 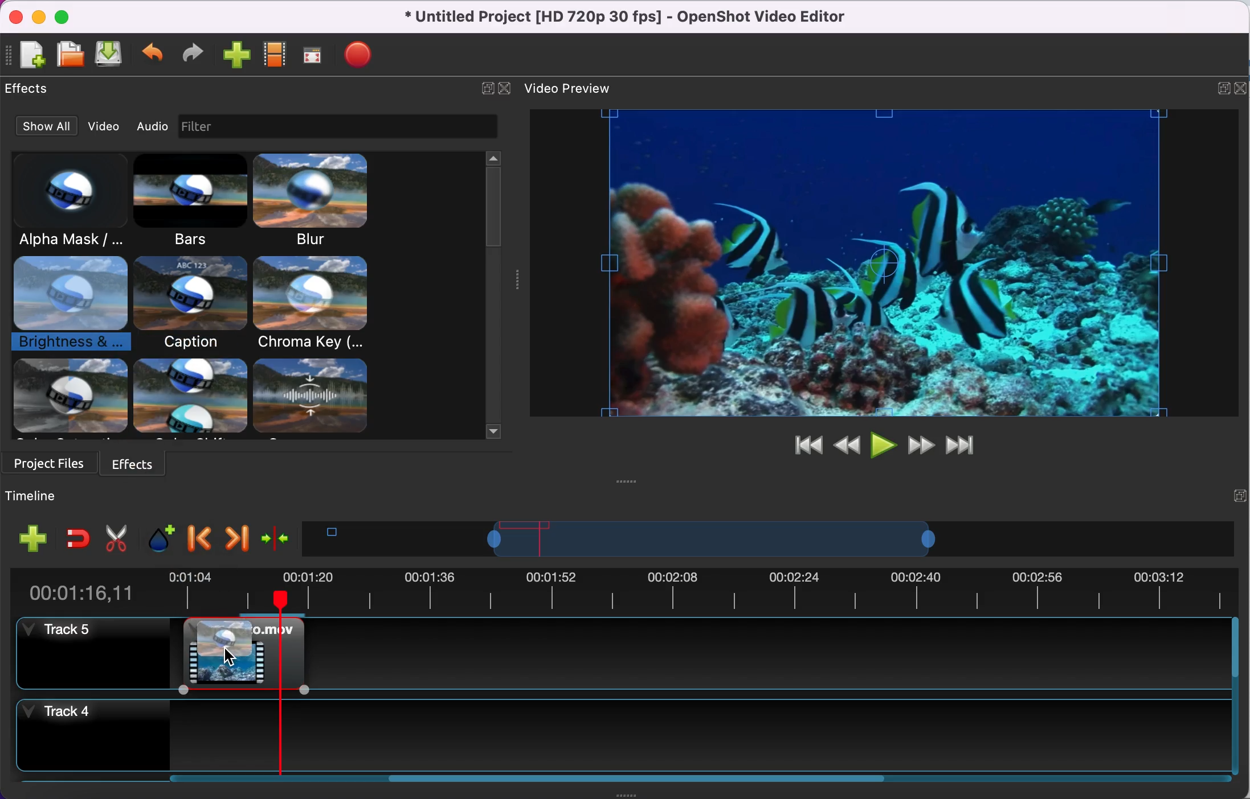 I want to click on open file, so click(x=69, y=52).